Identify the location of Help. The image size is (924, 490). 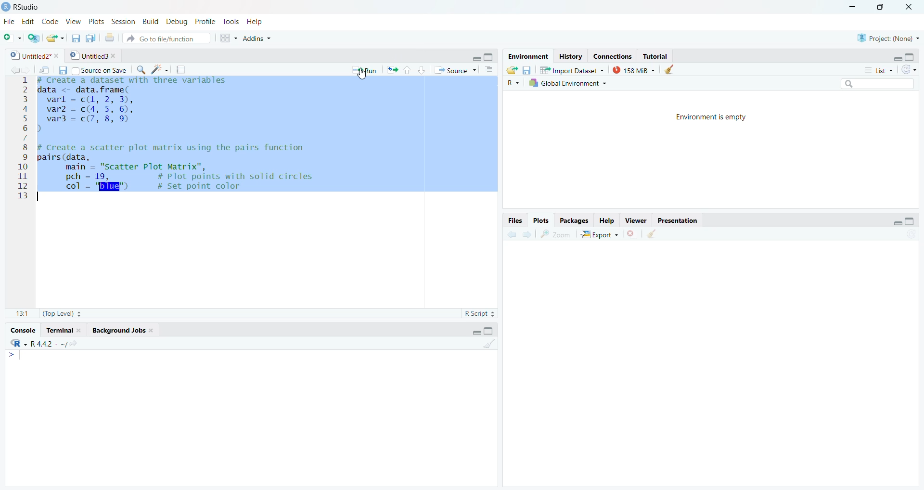
(265, 21).